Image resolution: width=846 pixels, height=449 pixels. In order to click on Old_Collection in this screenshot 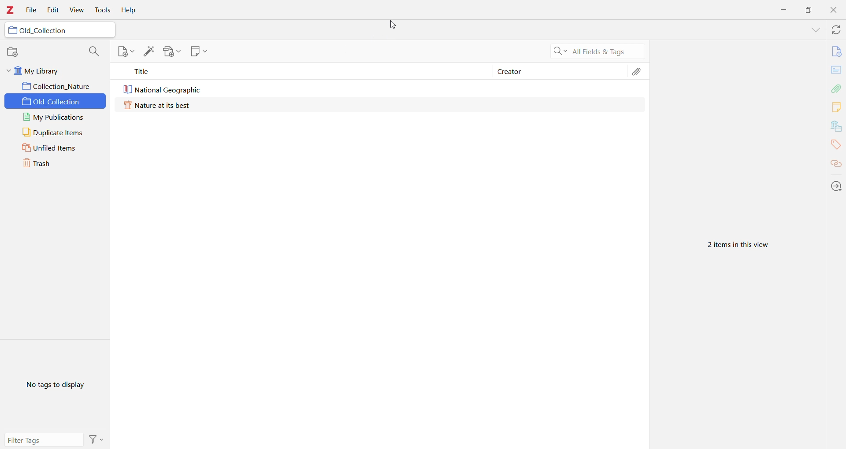, I will do `click(50, 31)`.